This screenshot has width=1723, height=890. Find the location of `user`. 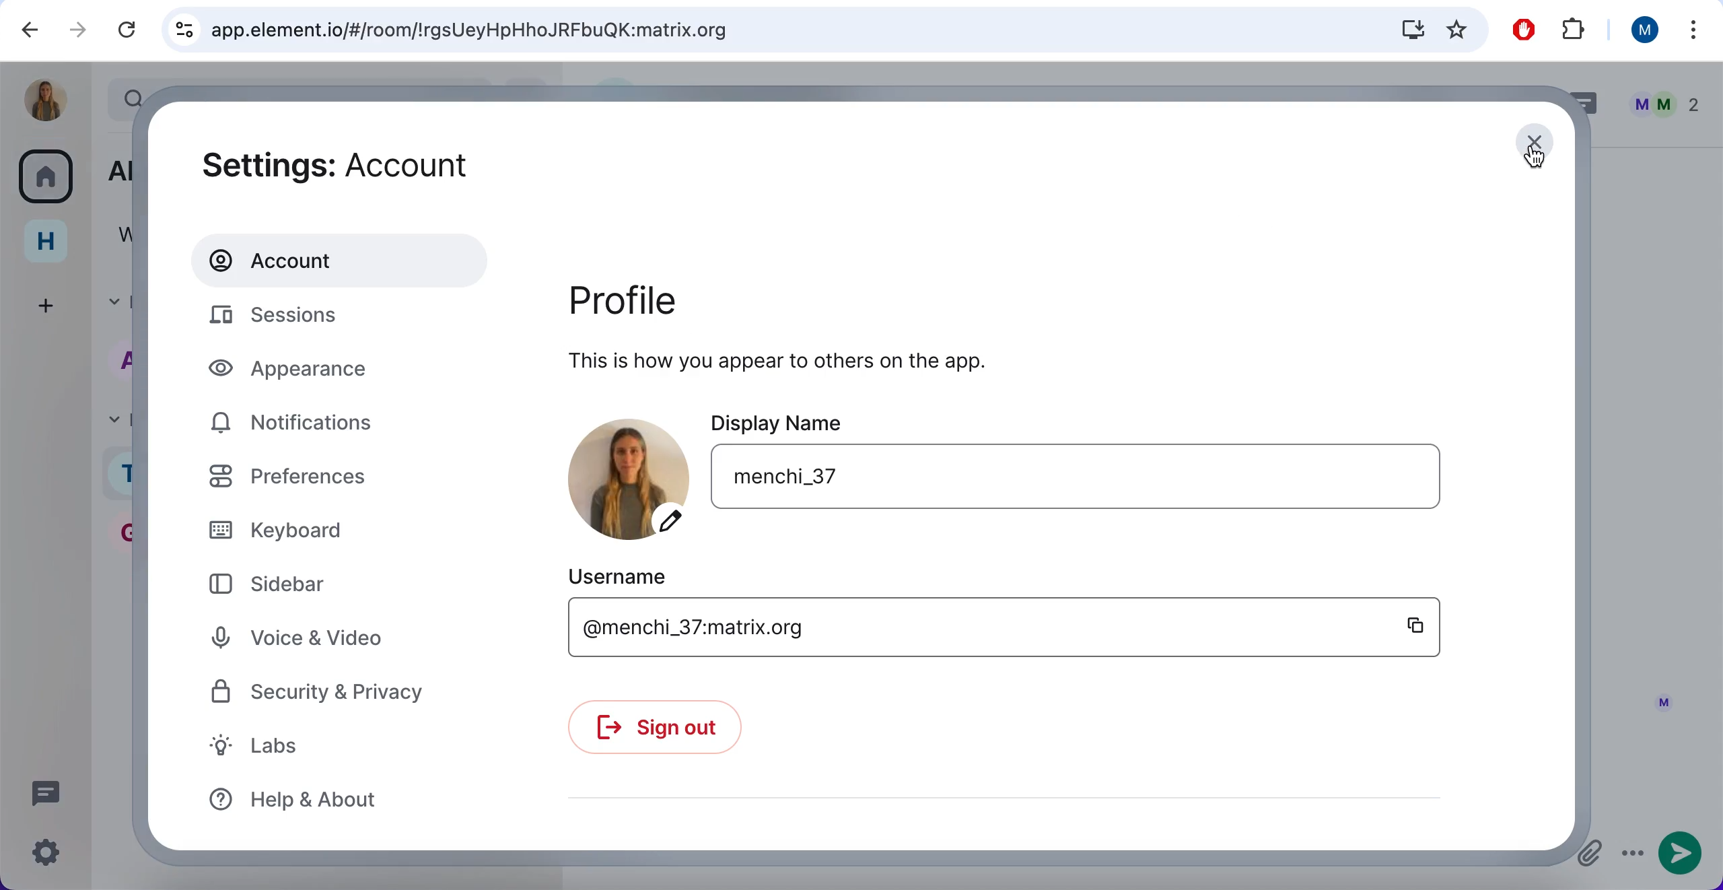

user is located at coordinates (1640, 33).